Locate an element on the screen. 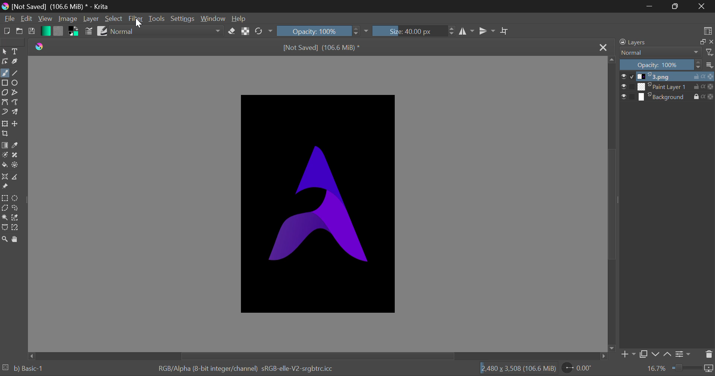 Image resolution: width=715 pixels, height=376 pixels. Transform Layer is located at coordinates (5, 124).